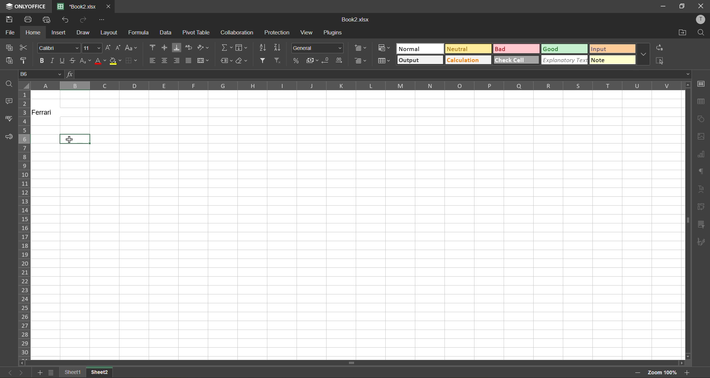 The width and height of the screenshot is (710, 378). I want to click on input, so click(613, 49).